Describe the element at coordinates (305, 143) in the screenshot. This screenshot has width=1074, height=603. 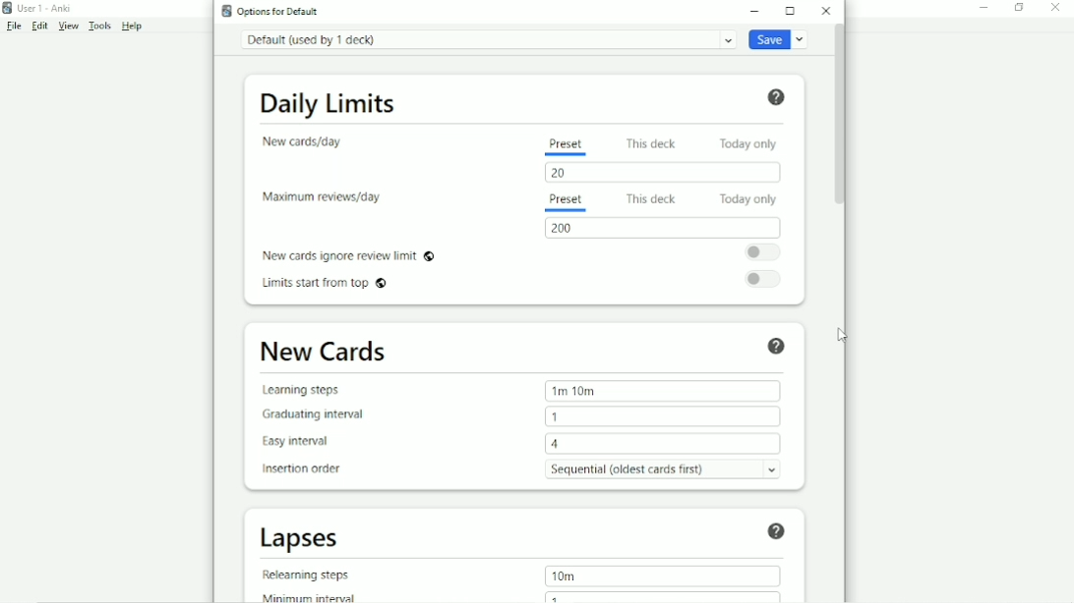
I see `New cards/day` at that location.